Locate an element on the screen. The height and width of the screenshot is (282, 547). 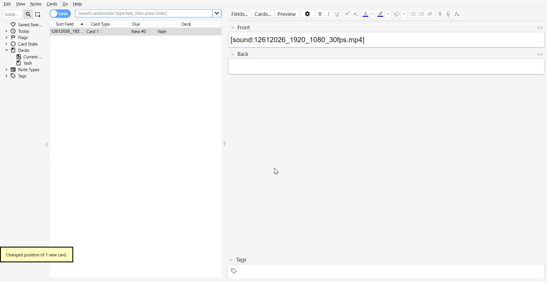
Card toggle is located at coordinates (60, 13).